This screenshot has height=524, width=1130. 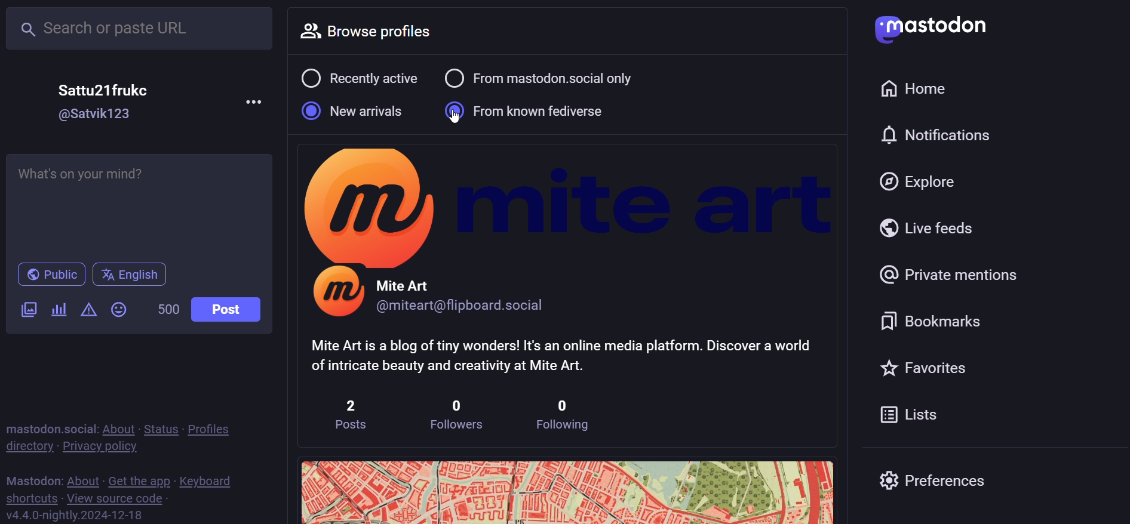 What do you see at coordinates (926, 178) in the screenshot?
I see `explore` at bounding box center [926, 178].